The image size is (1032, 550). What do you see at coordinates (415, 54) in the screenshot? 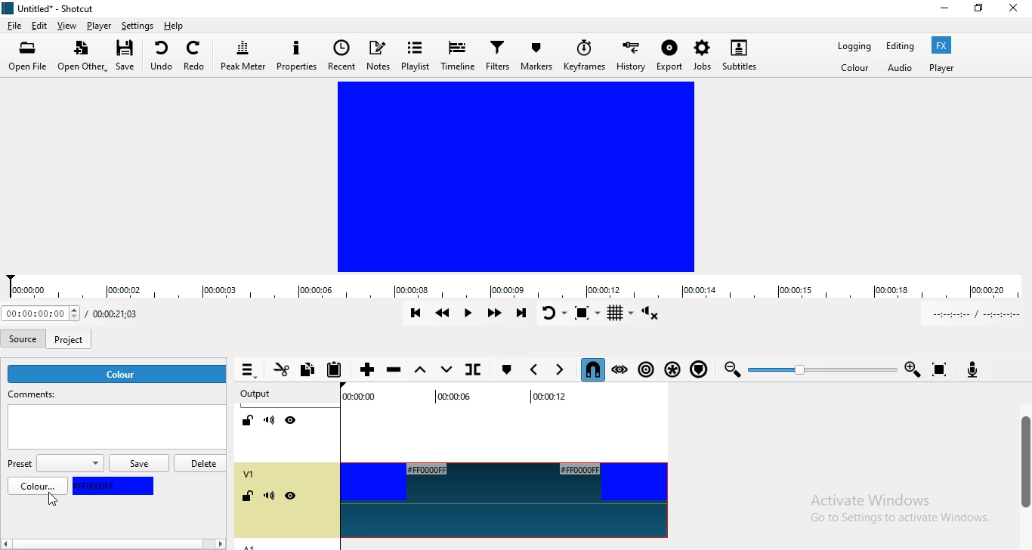
I see `Playlist` at bounding box center [415, 54].